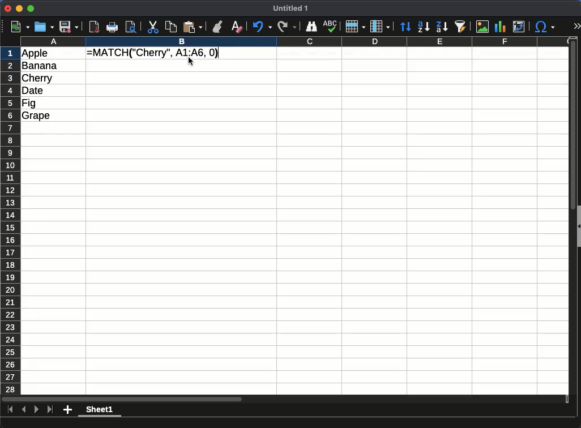  I want to click on Untitled 1, so click(290, 8).